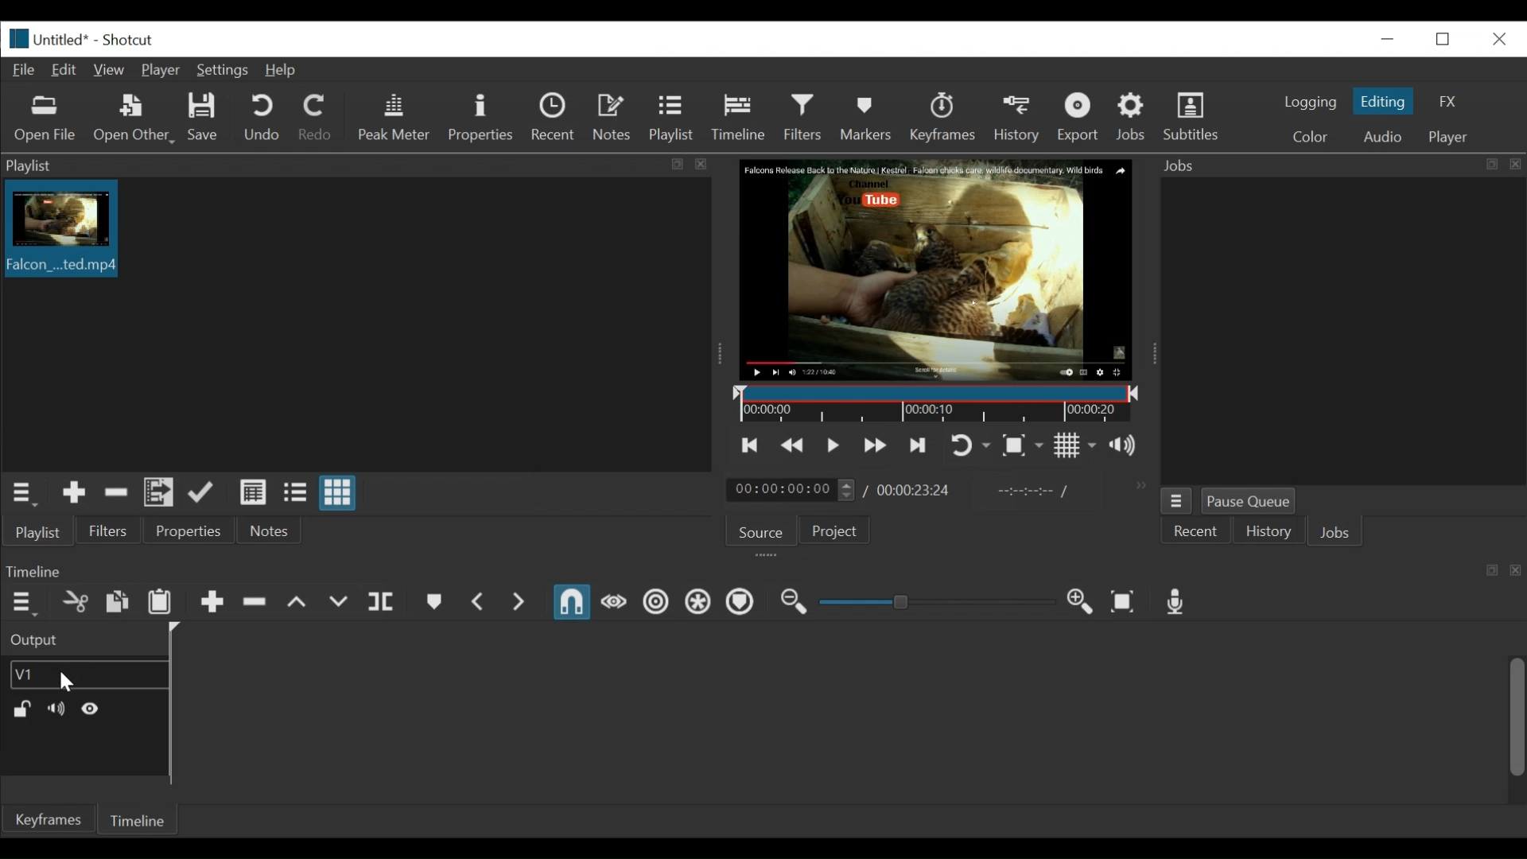  Describe the element at coordinates (353, 325) in the screenshot. I see `Clip thumbnail` at that location.